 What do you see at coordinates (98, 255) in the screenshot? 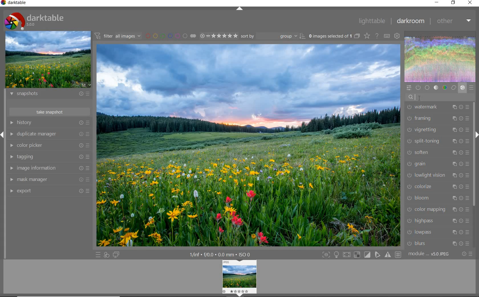
I see `quick access to presets` at bounding box center [98, 255].